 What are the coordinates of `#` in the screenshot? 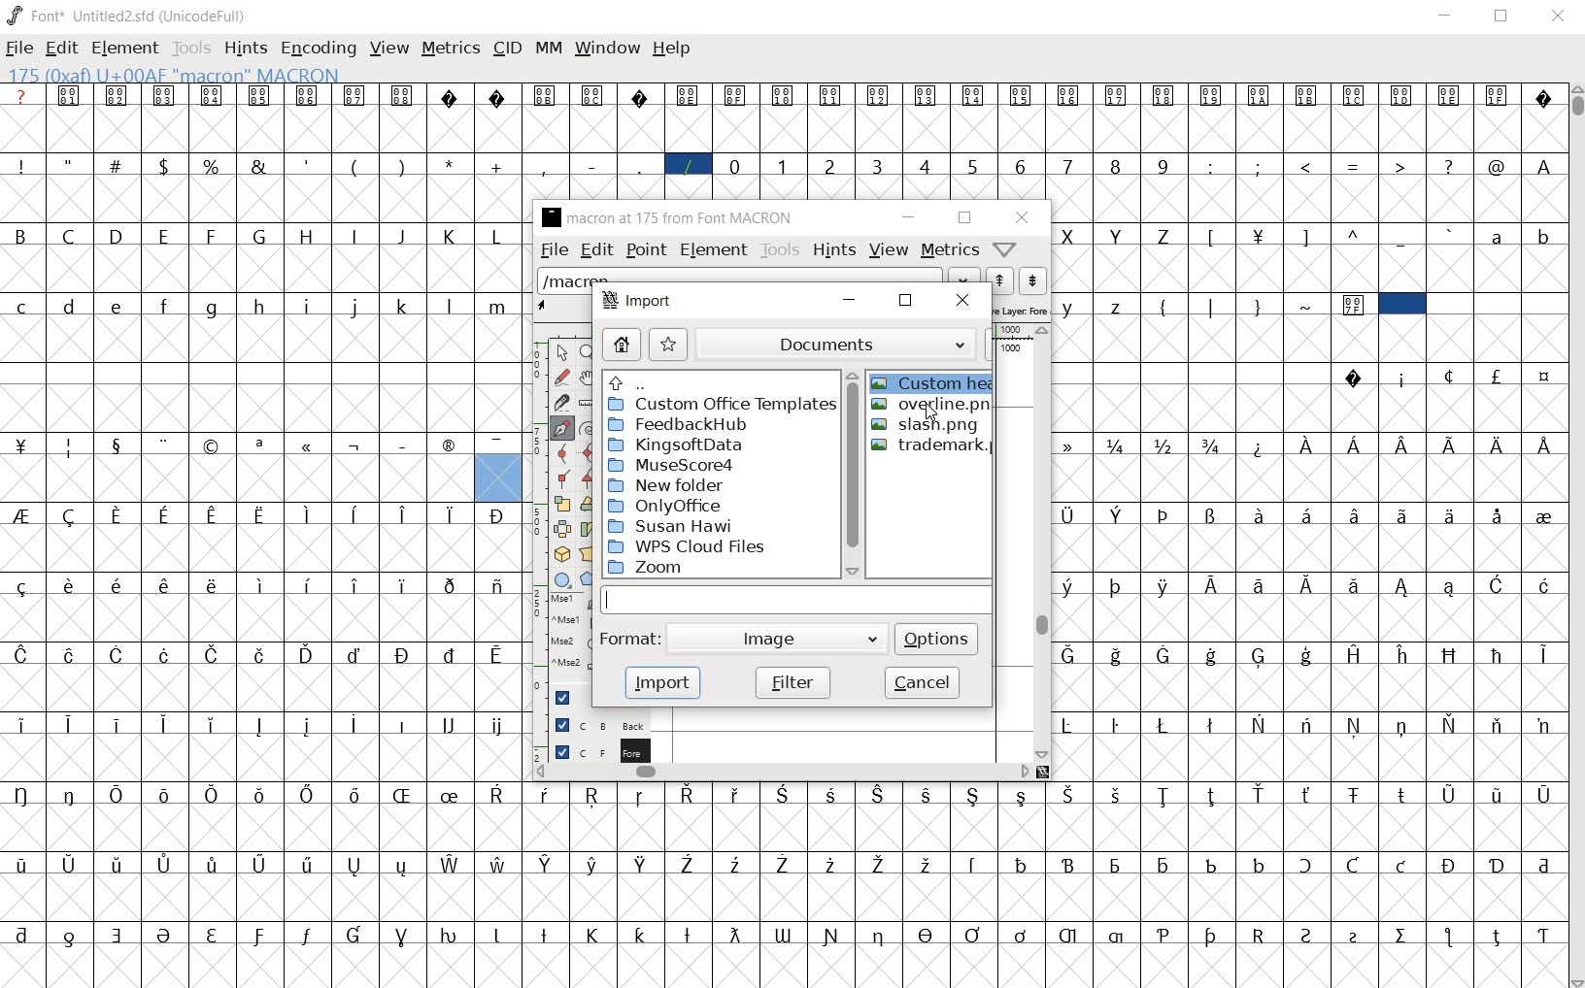 It's located at (118, 165).